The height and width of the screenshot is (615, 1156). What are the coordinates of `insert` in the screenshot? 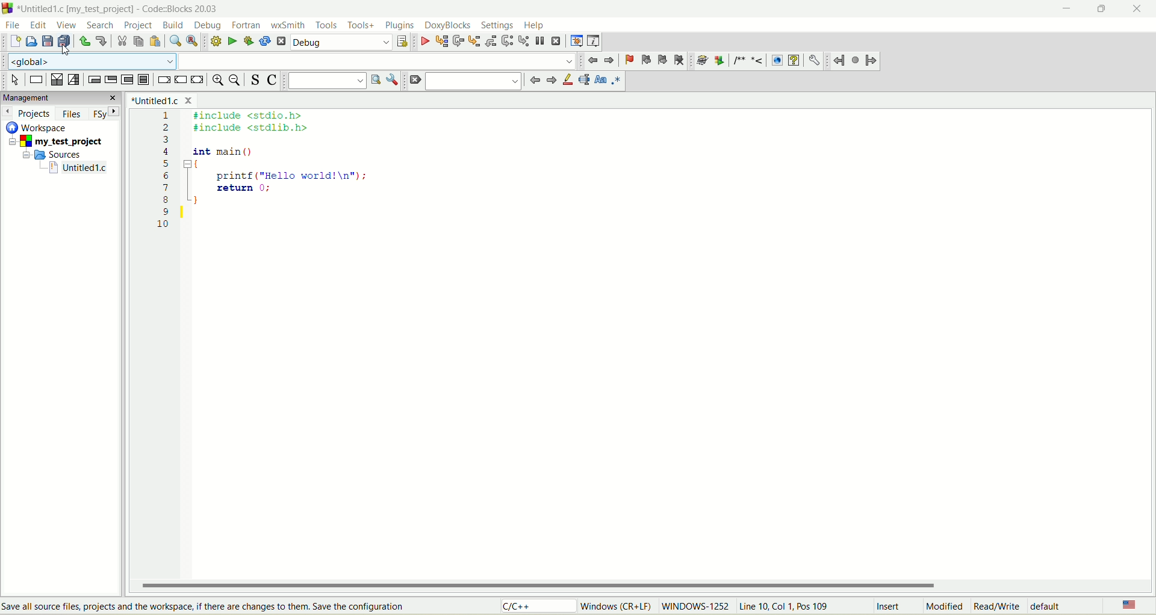 It's located at (884, 606).